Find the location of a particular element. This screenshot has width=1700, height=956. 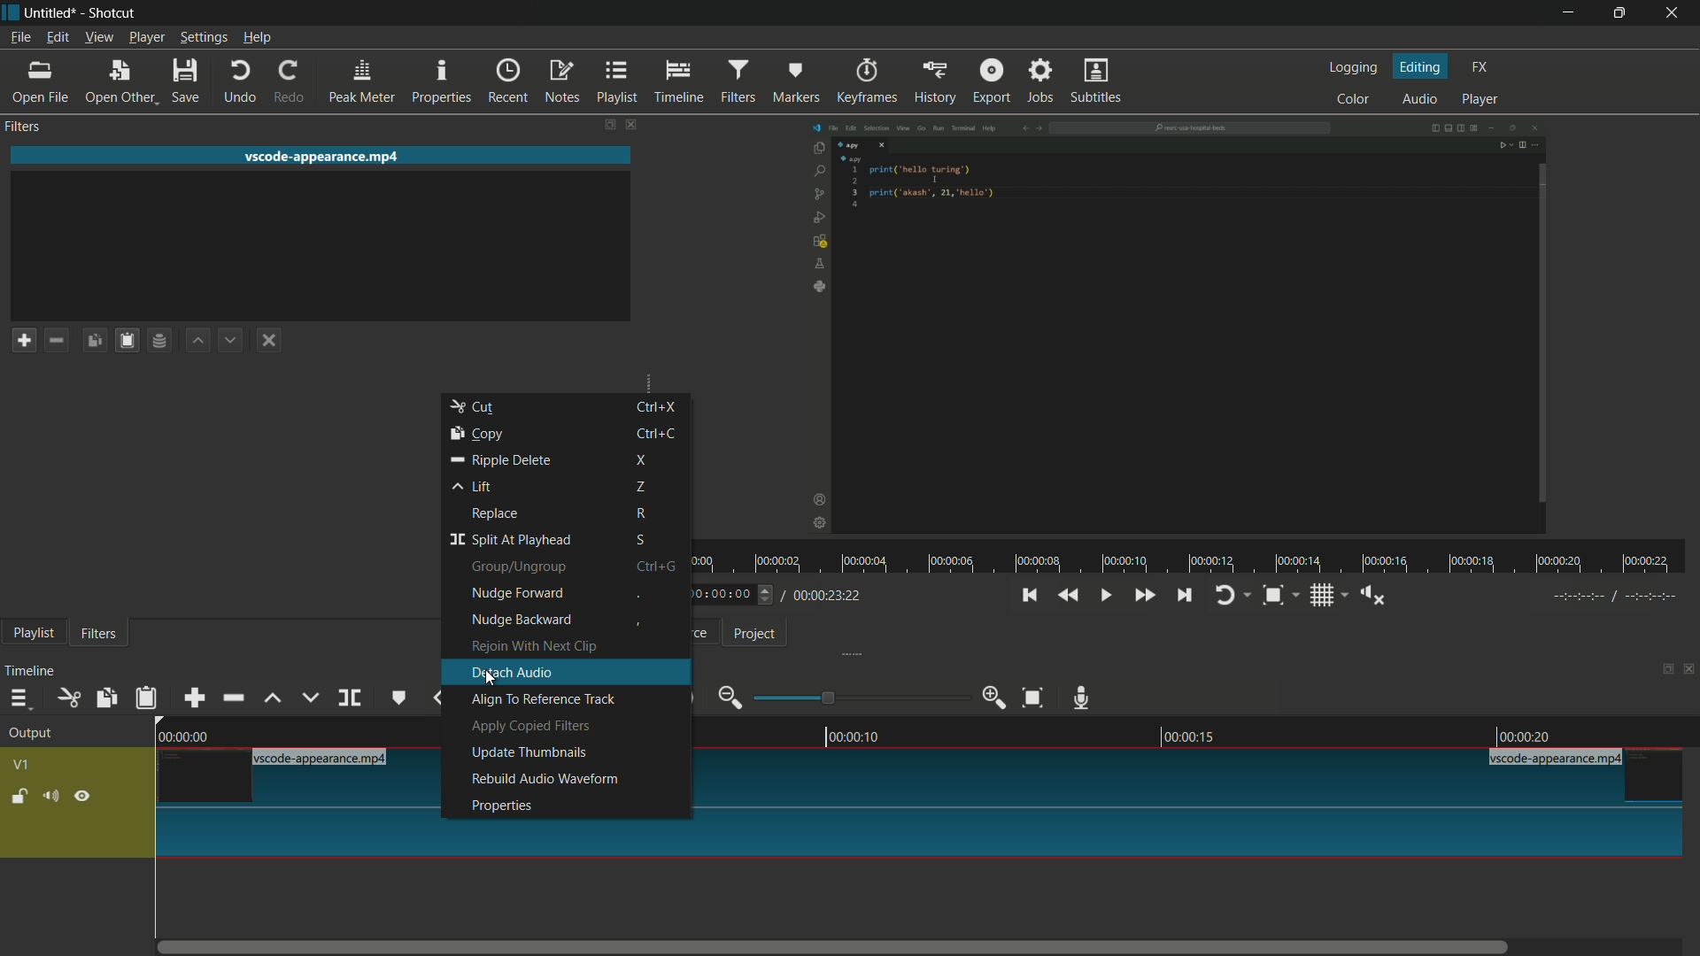

quickly play forward is located at coordinates (1147, 597).